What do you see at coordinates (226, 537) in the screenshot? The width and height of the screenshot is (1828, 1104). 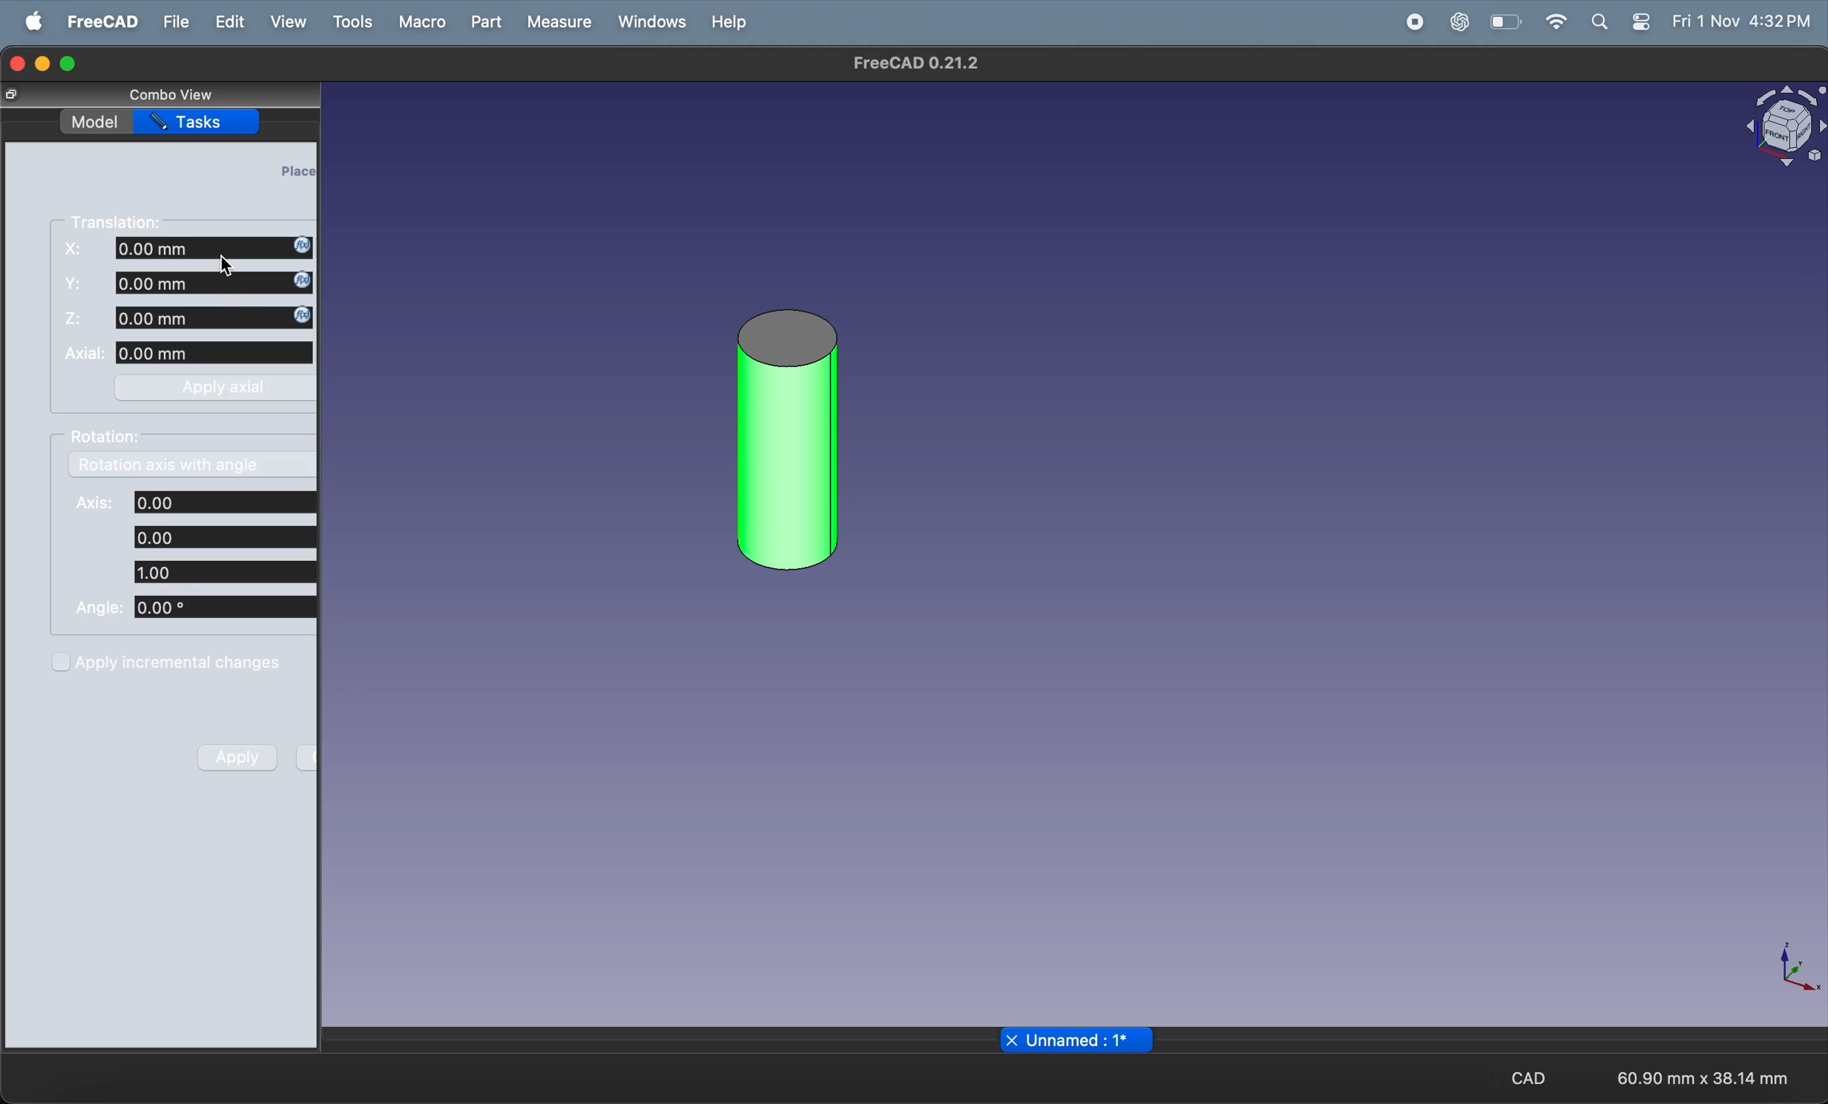 I see `axis coordinates` at bounding box center [226, 537].